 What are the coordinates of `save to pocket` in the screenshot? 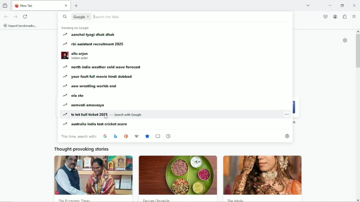 It's located at (326, 16).